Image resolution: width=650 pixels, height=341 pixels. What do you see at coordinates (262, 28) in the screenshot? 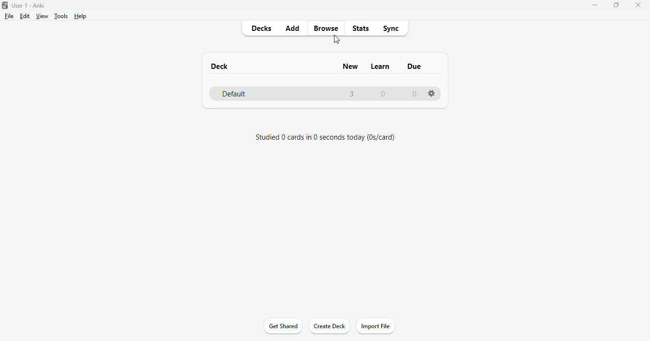
I see `decks` at bounding box center [262, 28].